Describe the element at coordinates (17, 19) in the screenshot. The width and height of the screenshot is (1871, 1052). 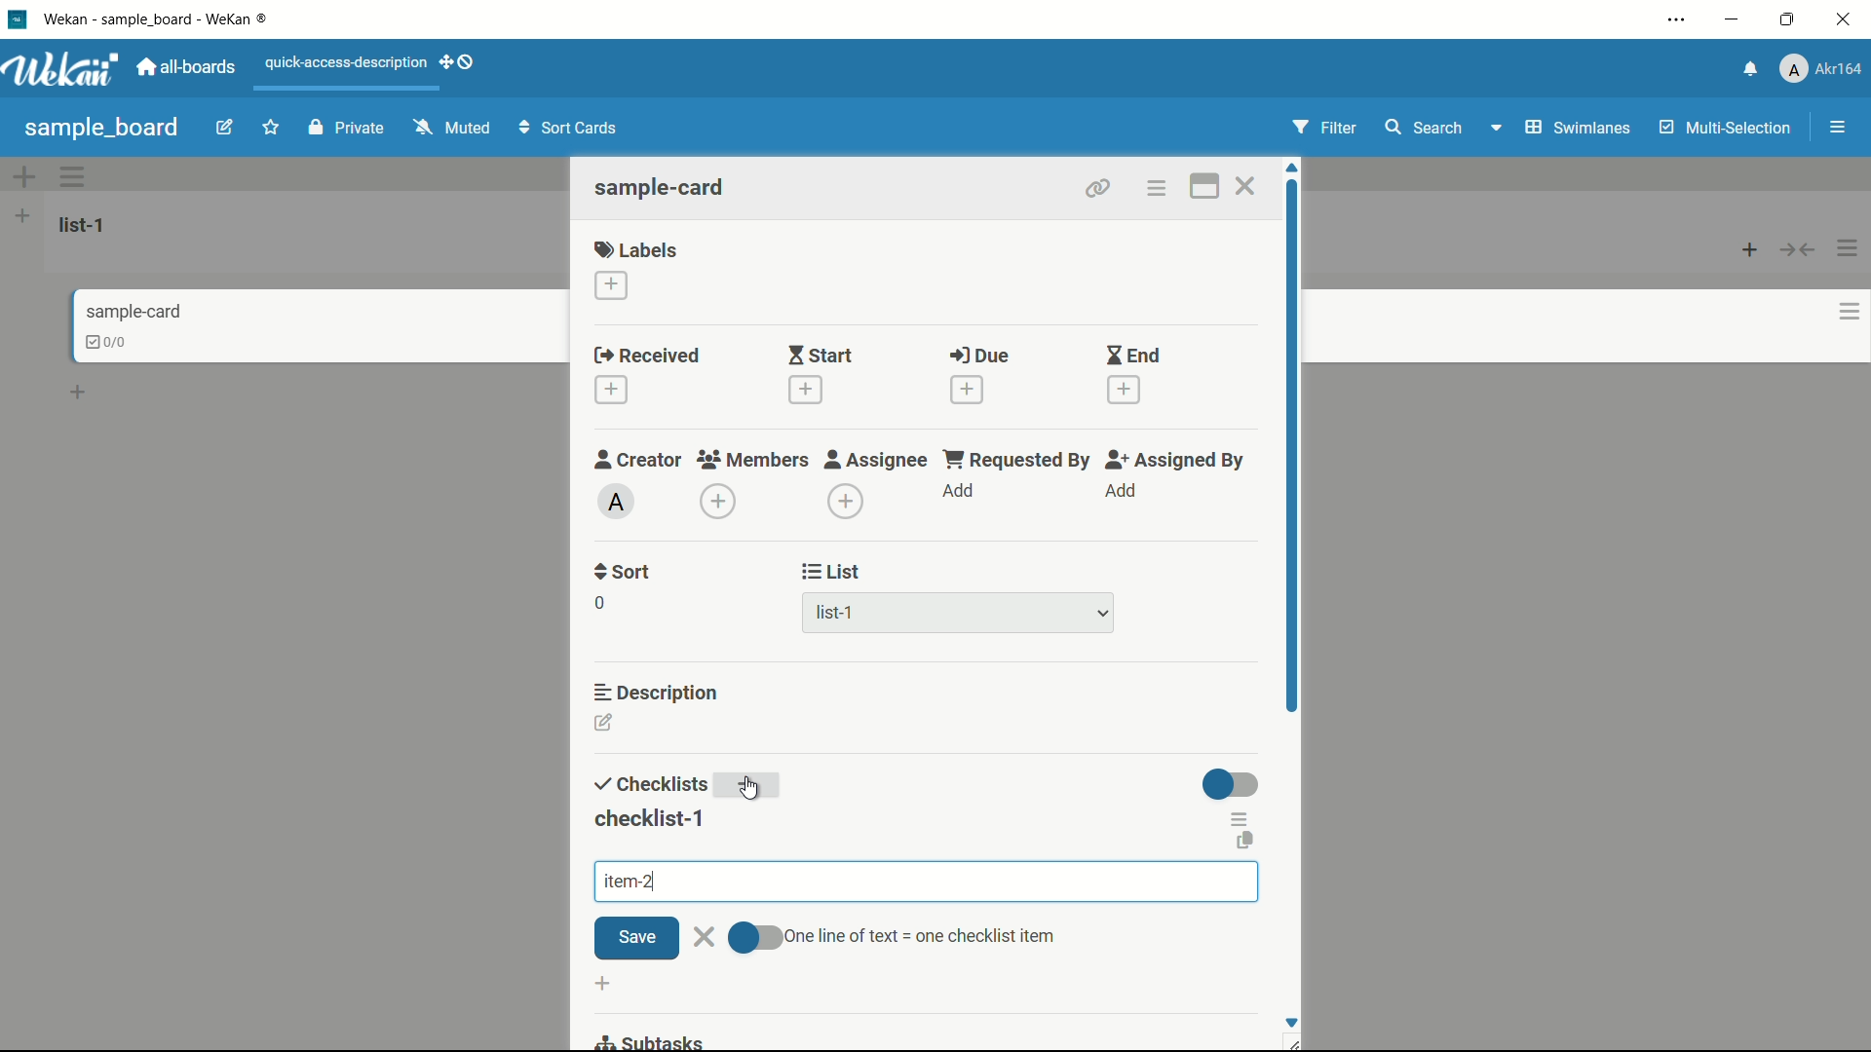
I see `app icon` at that location.